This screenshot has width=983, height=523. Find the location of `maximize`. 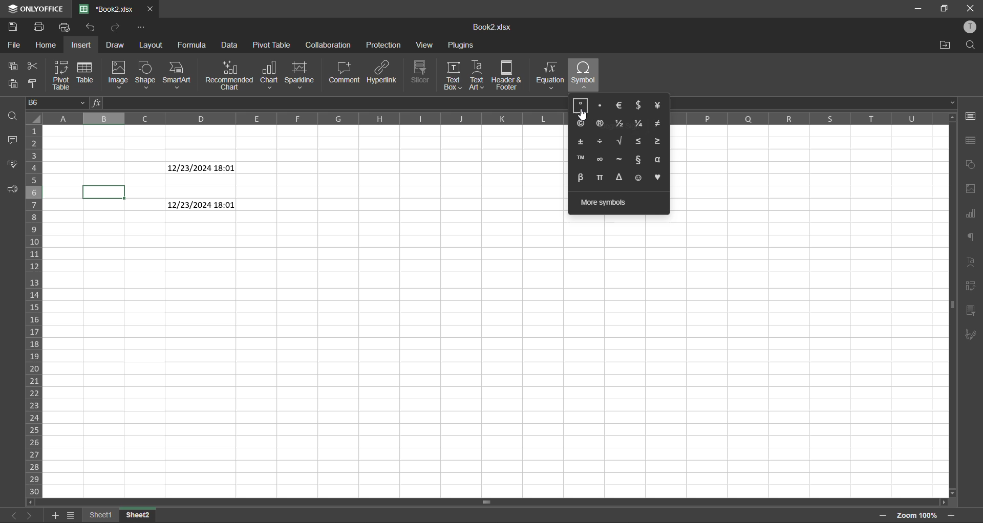

maximize is located at coordinates (944, 9).